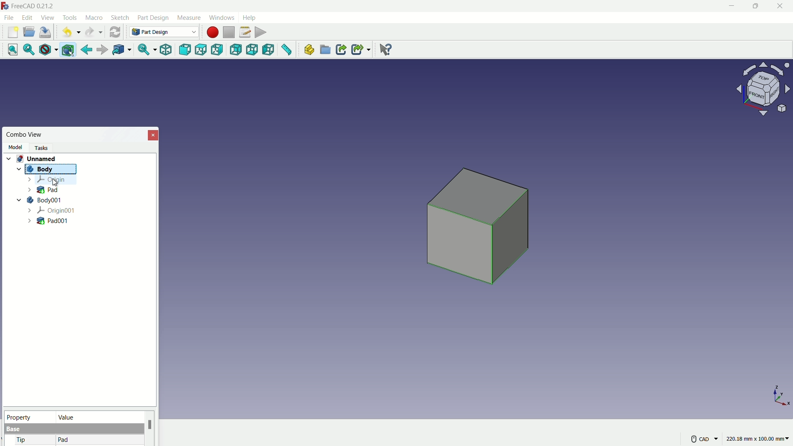  Describe the element at coordinates (43, 147) in the screenshot. I see `task` at that location.